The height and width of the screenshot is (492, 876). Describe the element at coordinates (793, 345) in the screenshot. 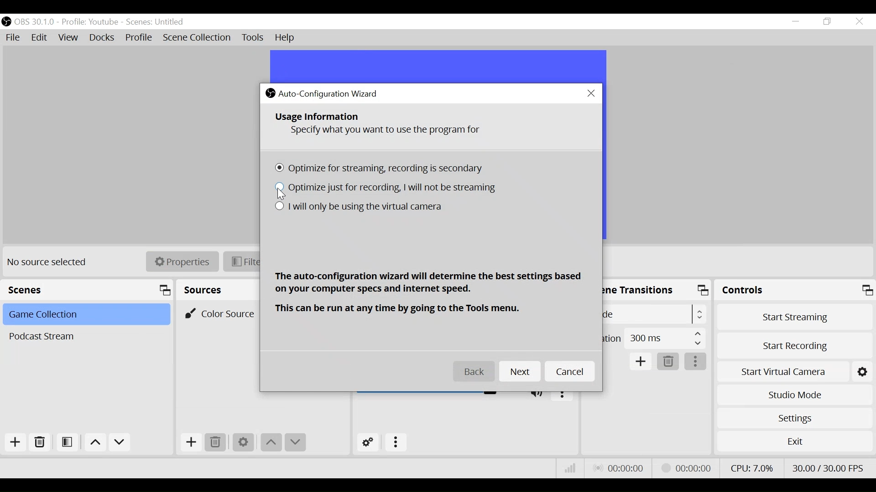

I see `Start Recording` at that location.